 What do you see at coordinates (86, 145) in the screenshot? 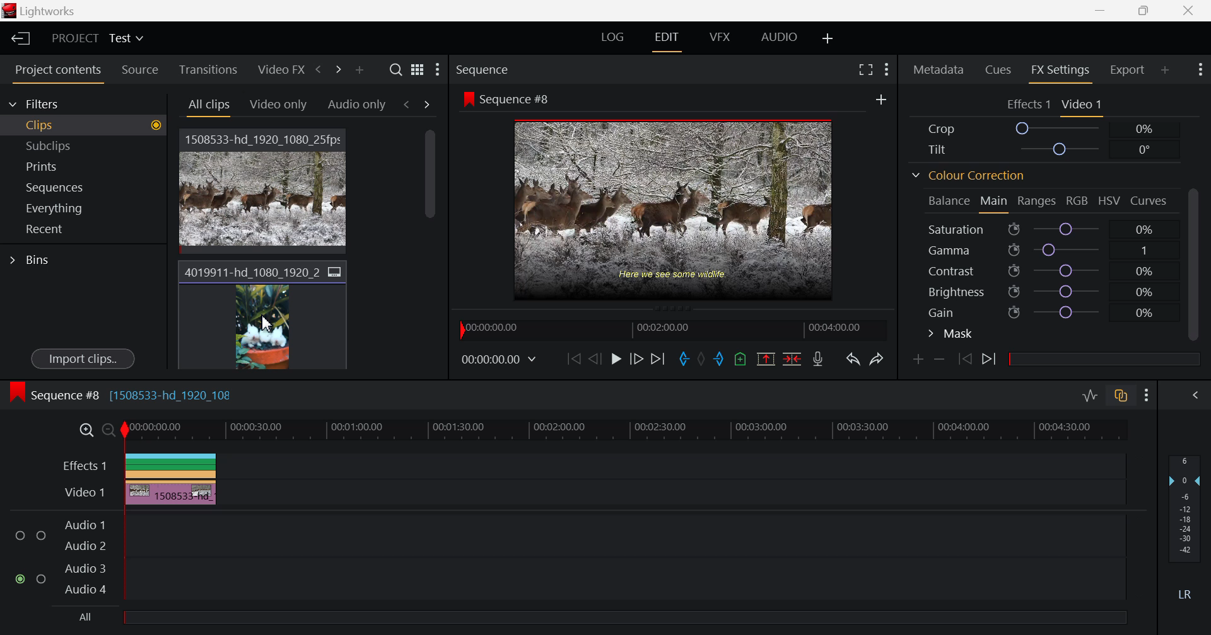
I see `Subclips` at bounding box center [86, 145].